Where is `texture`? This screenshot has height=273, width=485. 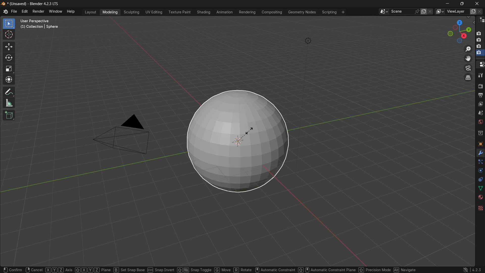
texture is located at coordinates (480, 208).